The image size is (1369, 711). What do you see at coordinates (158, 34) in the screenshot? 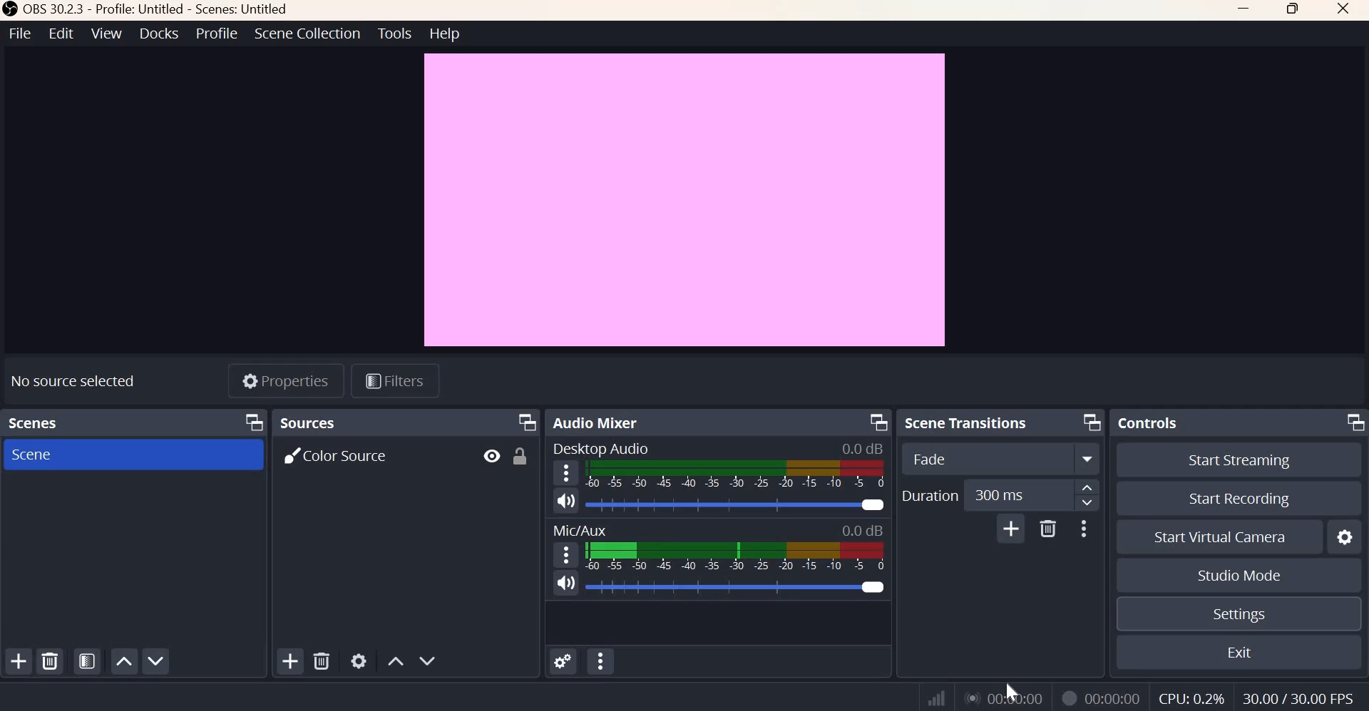
I see `Docks` at bounding box center [158, 34].